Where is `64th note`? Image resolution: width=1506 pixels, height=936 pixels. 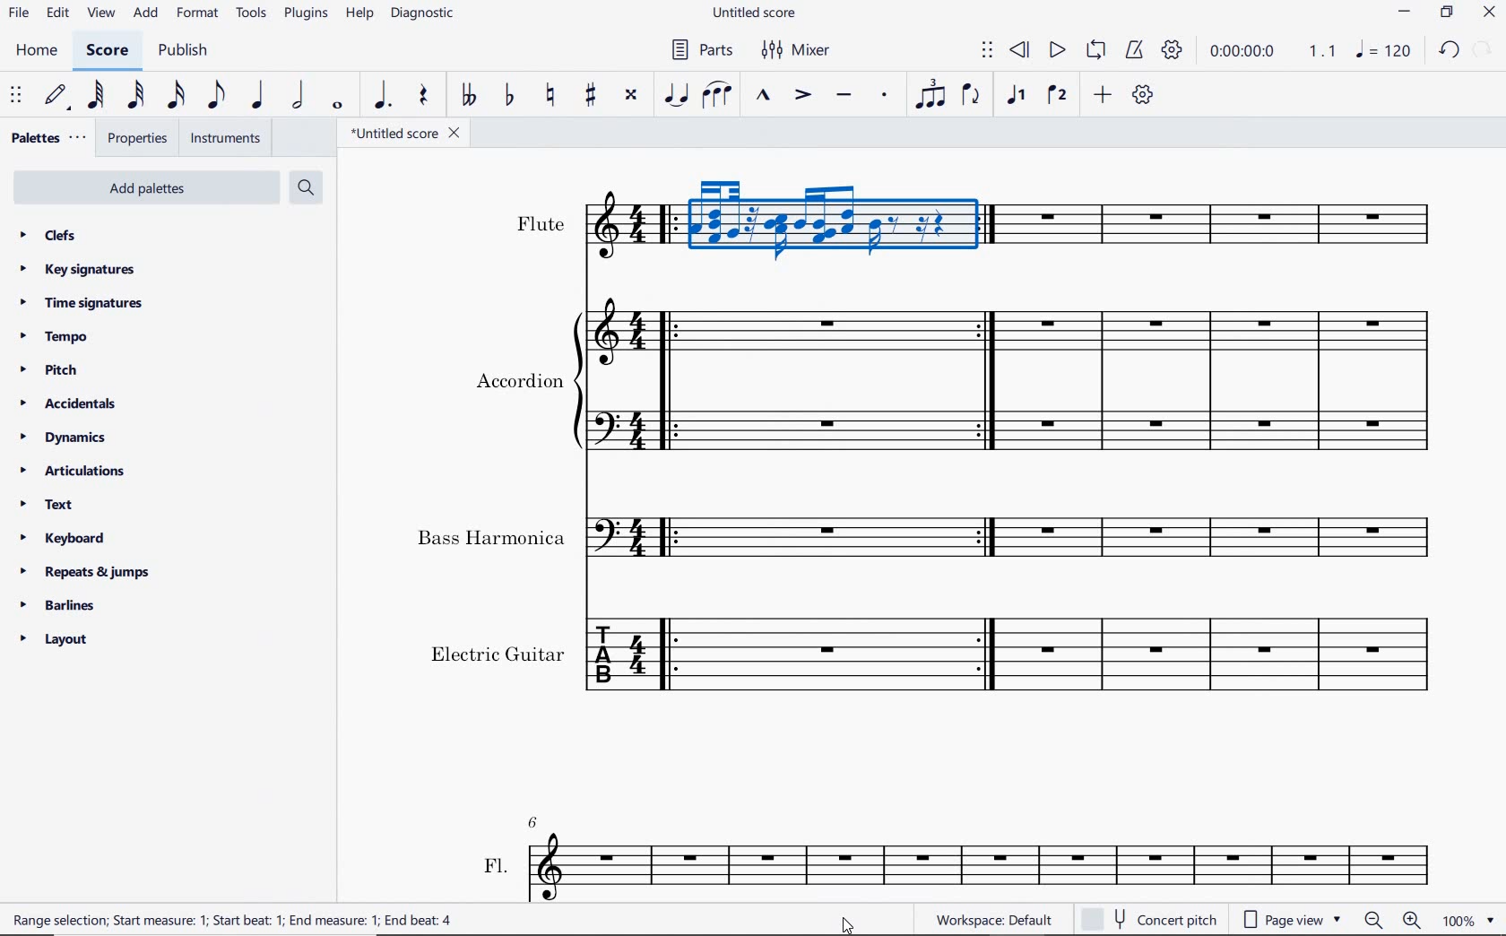 64th note is located at coordinates (99, 95).